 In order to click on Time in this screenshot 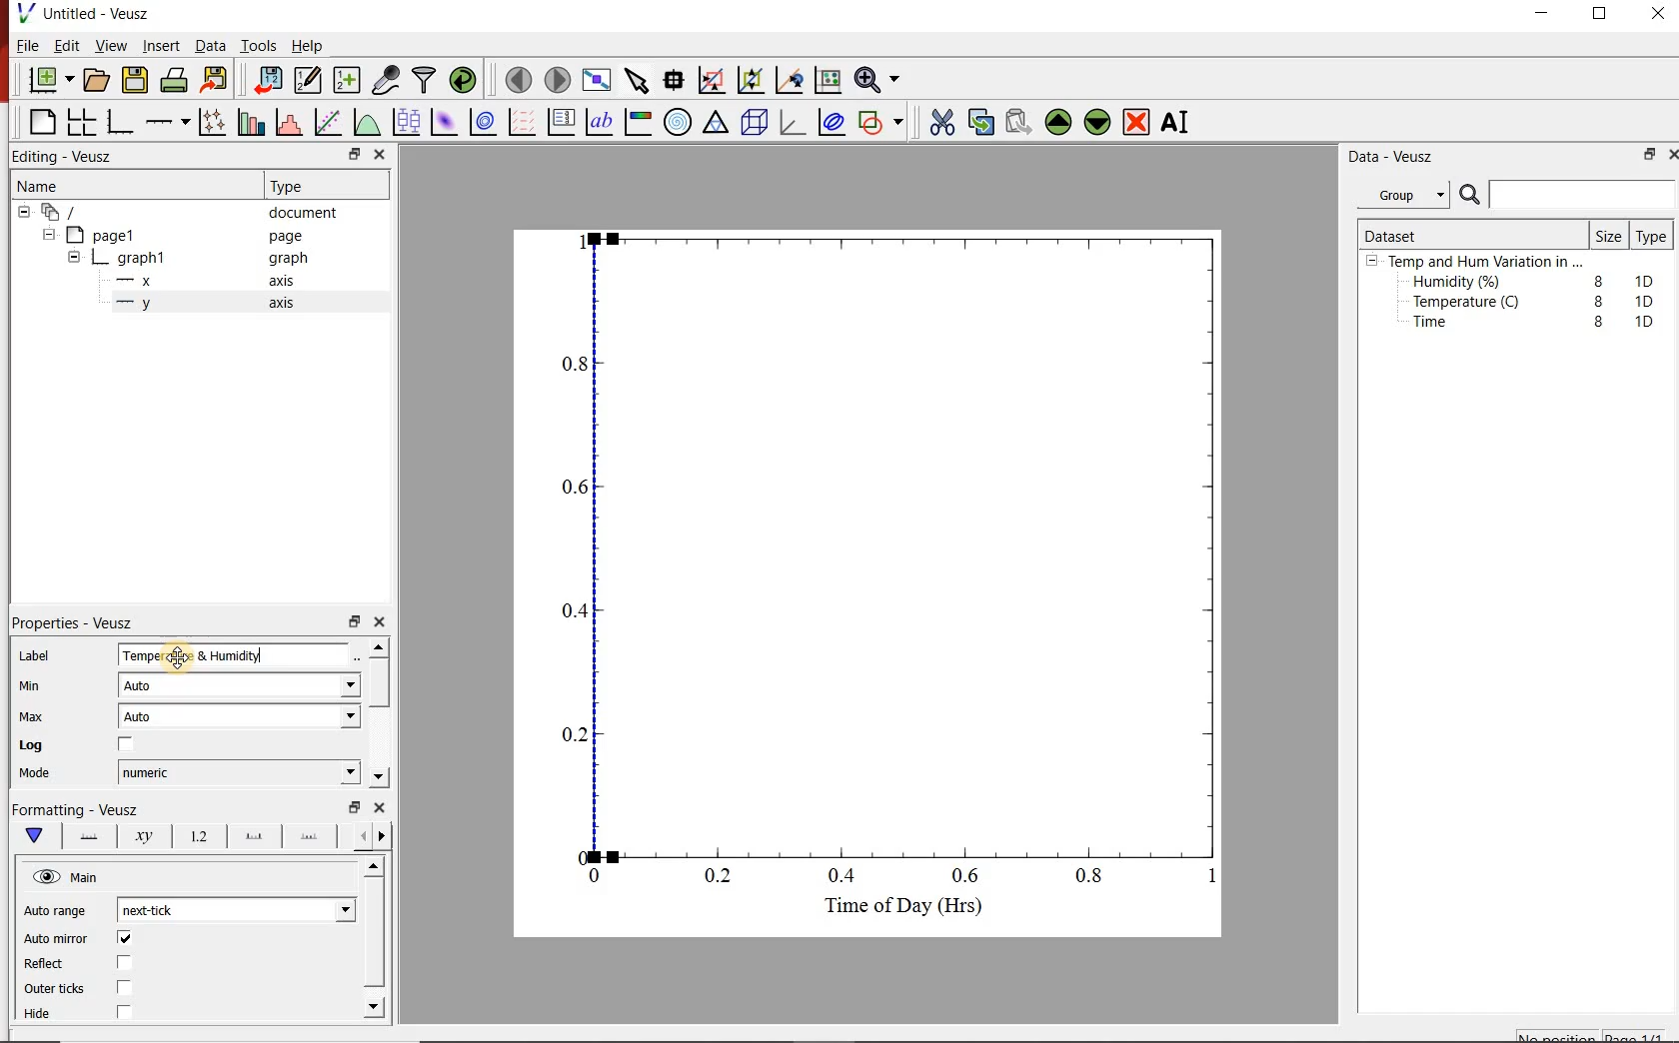, I will do `click(1441, 327)`.